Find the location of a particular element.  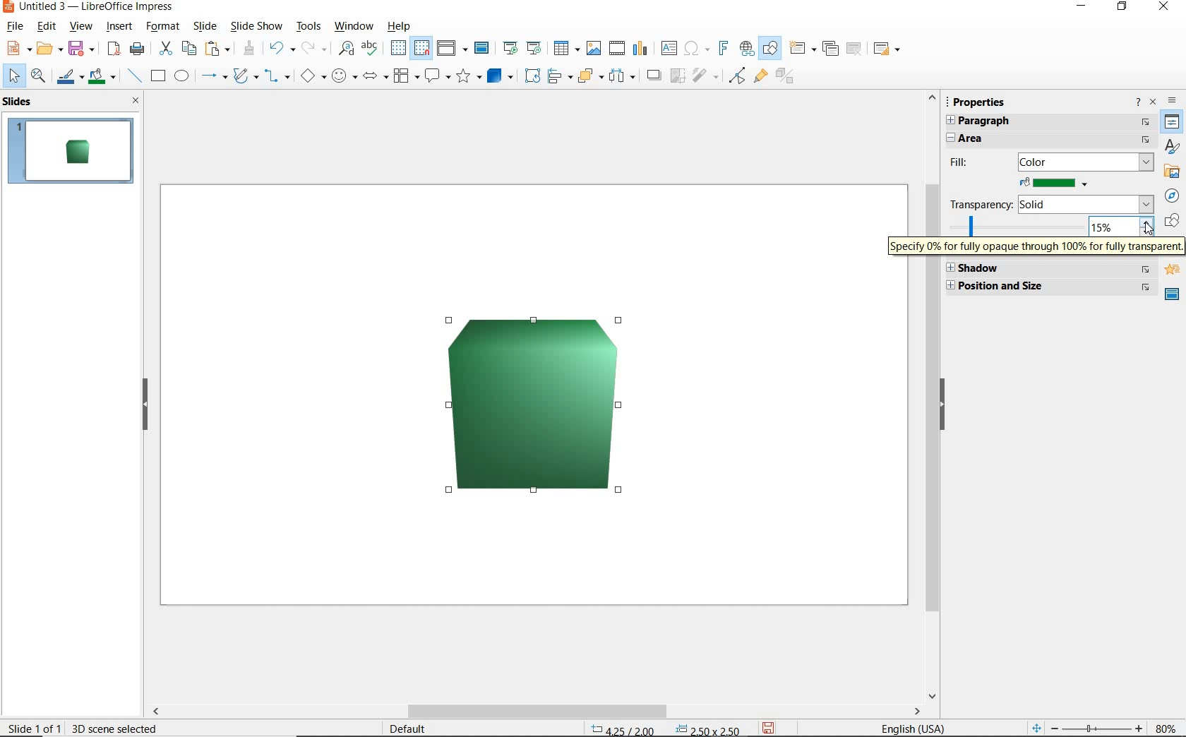

ANIMATION is located at coordinates (1173, 272).